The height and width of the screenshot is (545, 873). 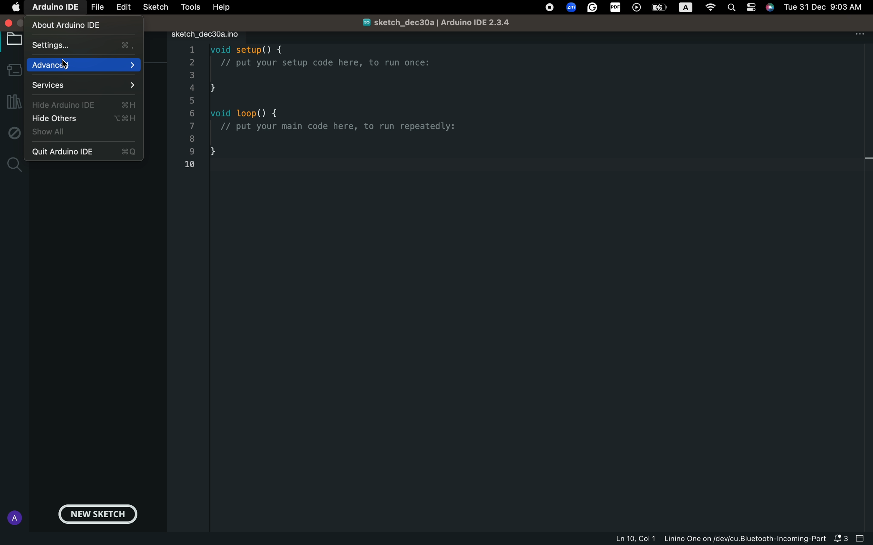 I want to click on new sketch, so click(x=100, y=515).